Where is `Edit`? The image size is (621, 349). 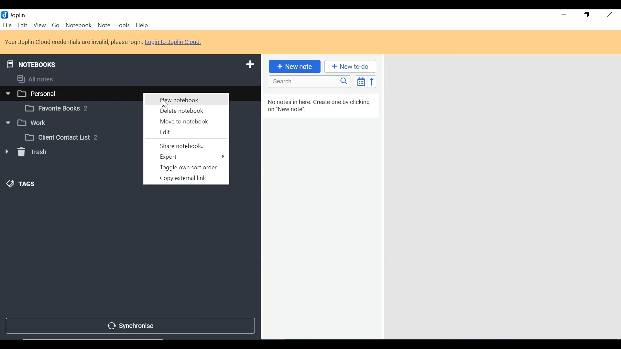 Edit is located at coordinates (23, 26).